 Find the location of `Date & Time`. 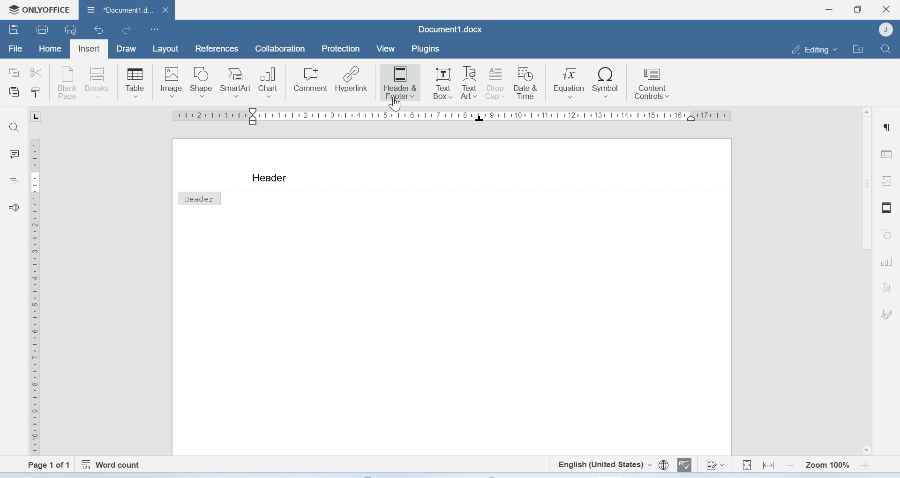

Date & Time is located at coordinates (528, 83).